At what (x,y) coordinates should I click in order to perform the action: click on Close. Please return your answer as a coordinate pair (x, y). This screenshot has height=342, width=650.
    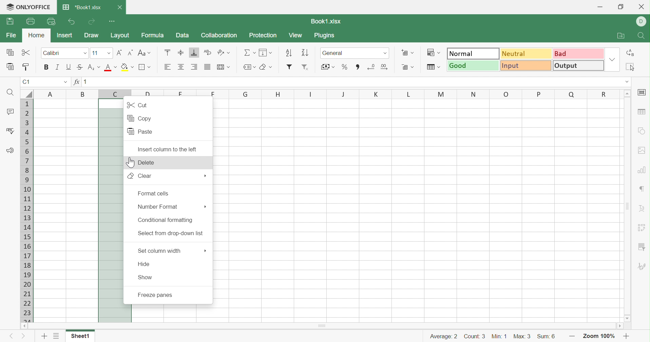
    Looking at the image, I should click on (641, 6).